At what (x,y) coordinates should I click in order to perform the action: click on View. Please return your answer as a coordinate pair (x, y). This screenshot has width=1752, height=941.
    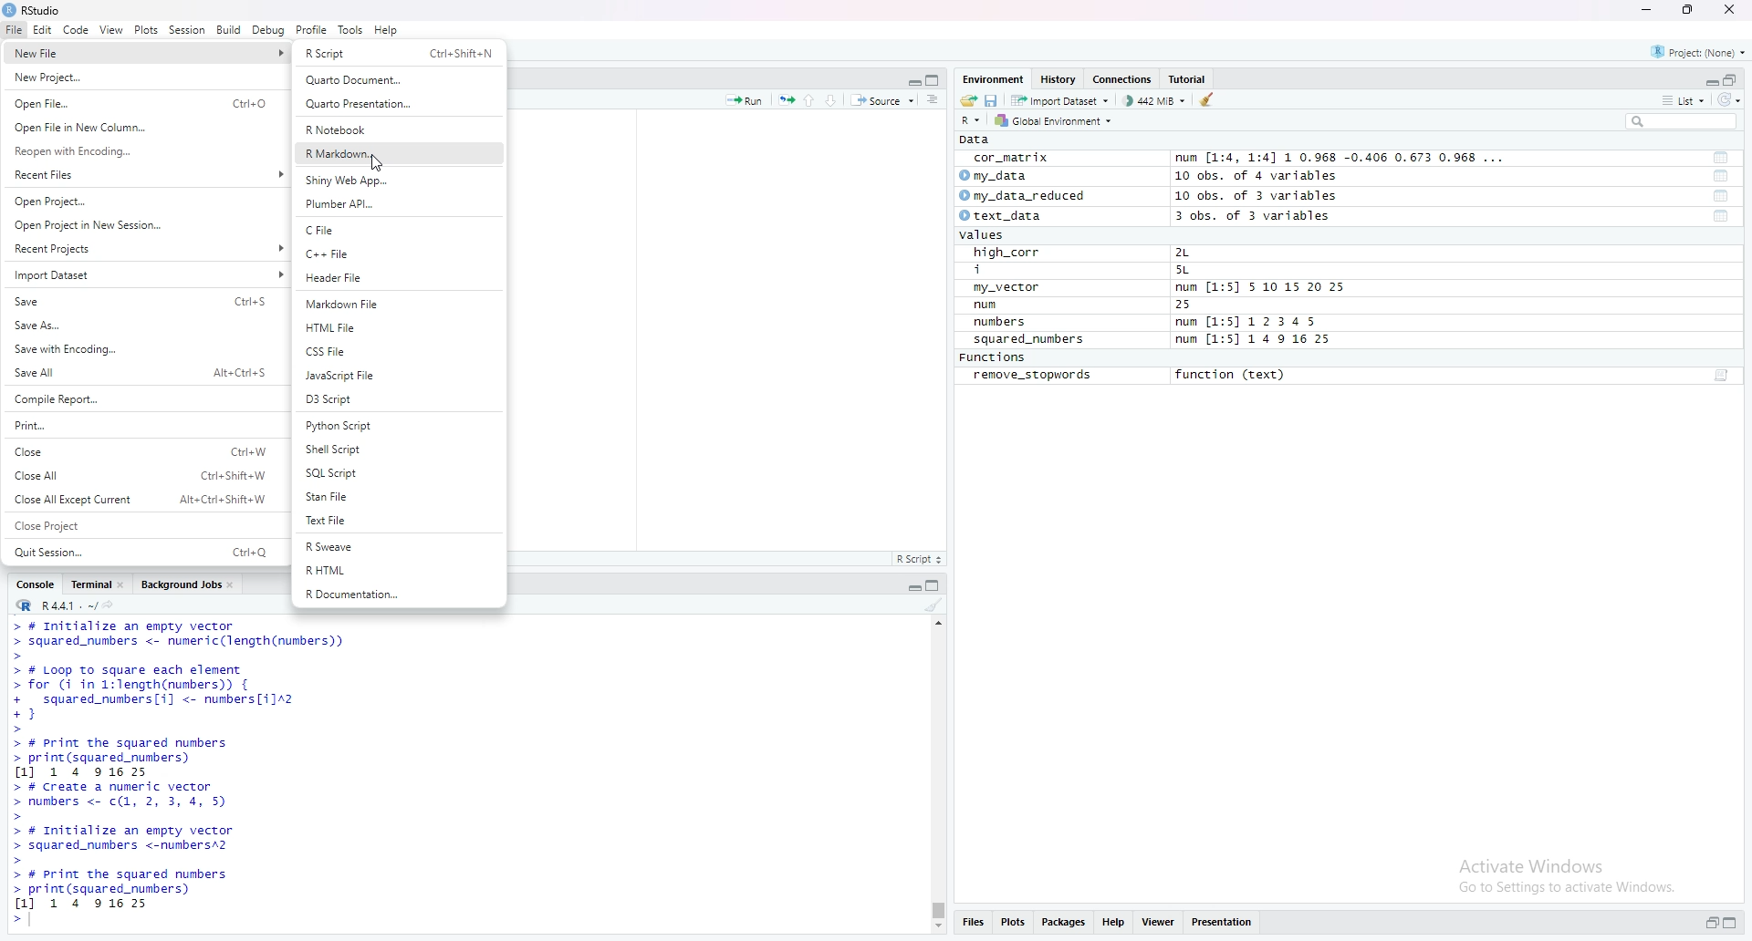
    Looking at the image, I should click on (1159, 925).